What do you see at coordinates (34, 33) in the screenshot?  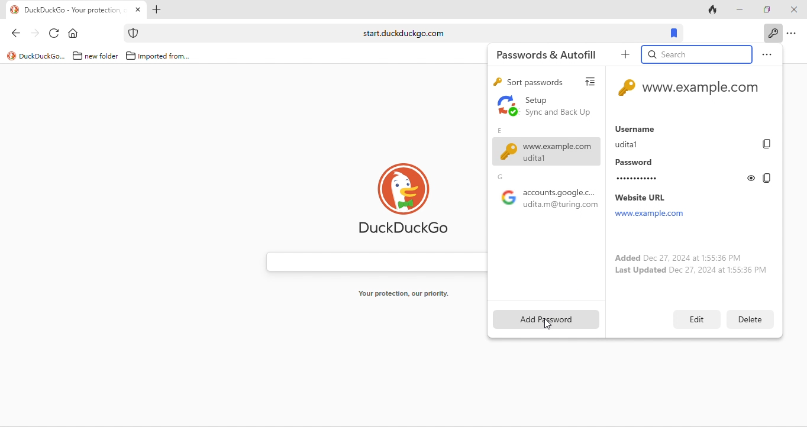 I see `forward` at bounding box center [34, 33].